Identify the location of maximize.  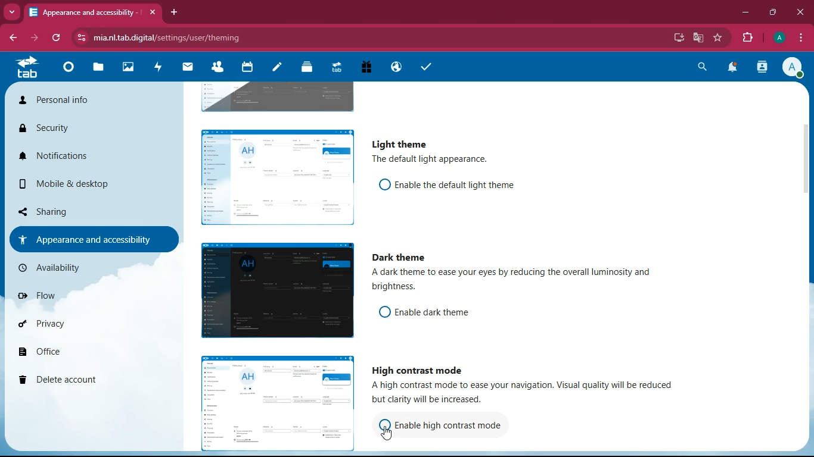
(773, 13).